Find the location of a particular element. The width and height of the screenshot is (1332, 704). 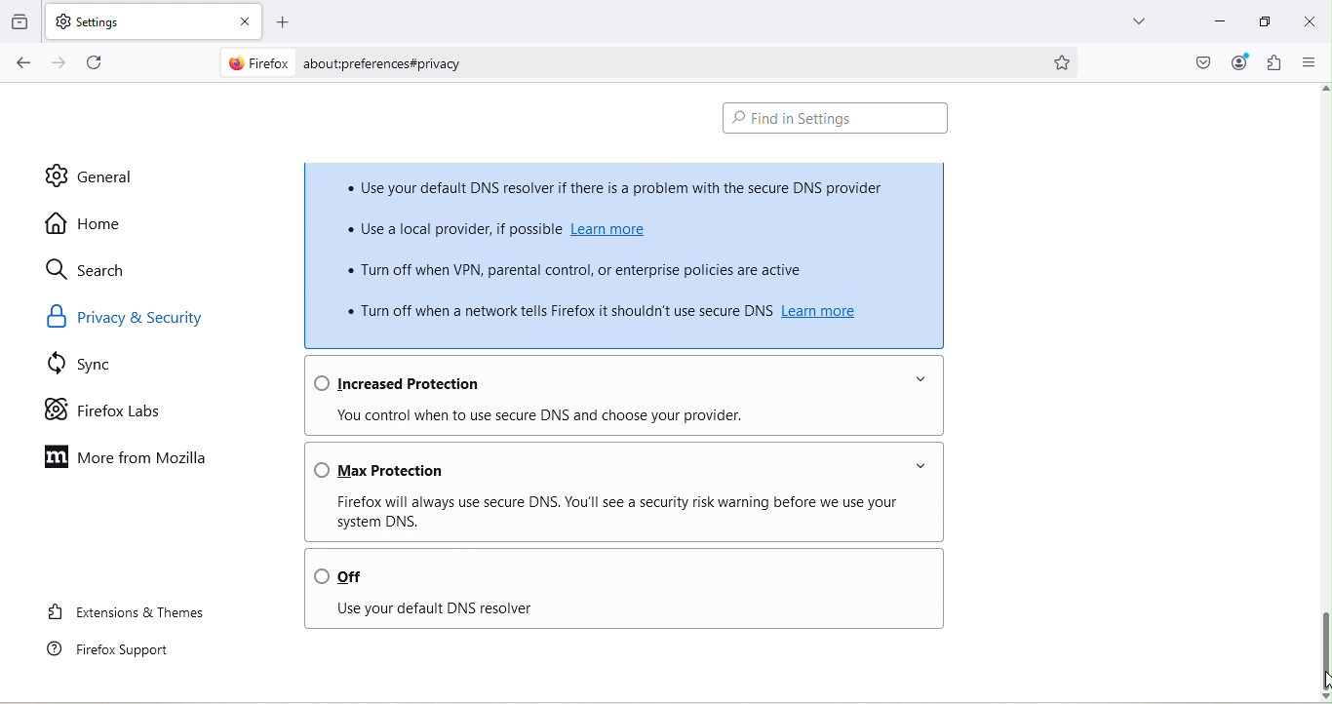

Reload current page is located at coordinates (98, 63).